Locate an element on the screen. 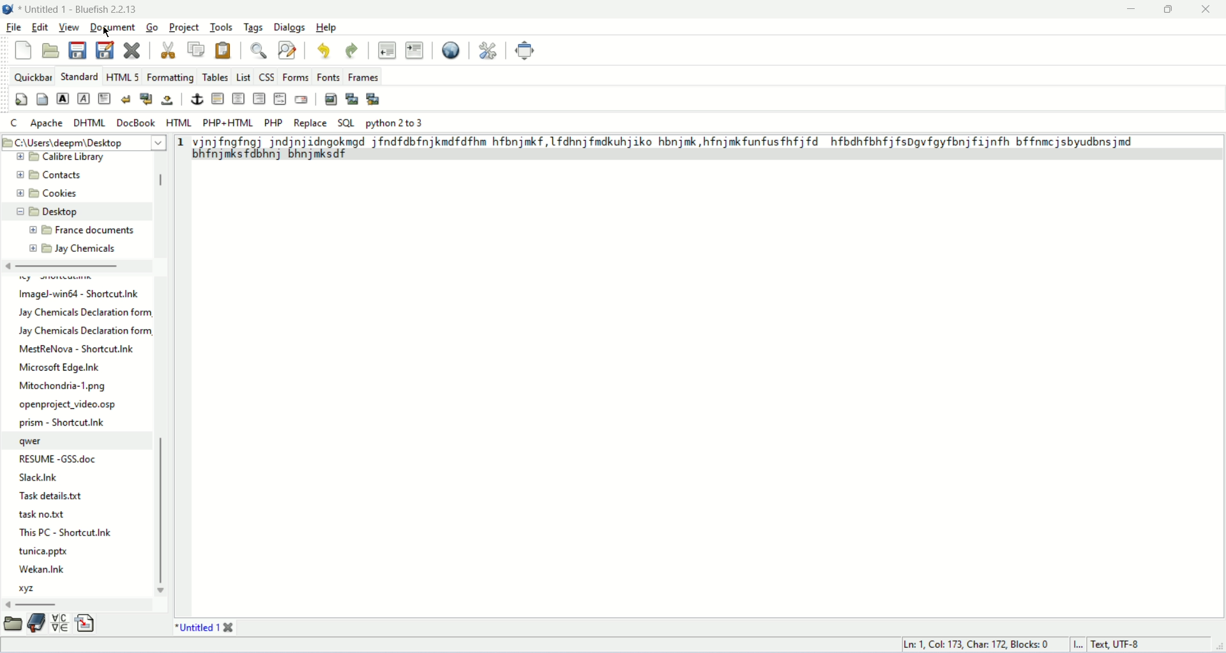 The height and width of the screenshot is (653, 1226). MestReNova - Shortcut.Ink is located at coordinates (79, 349).